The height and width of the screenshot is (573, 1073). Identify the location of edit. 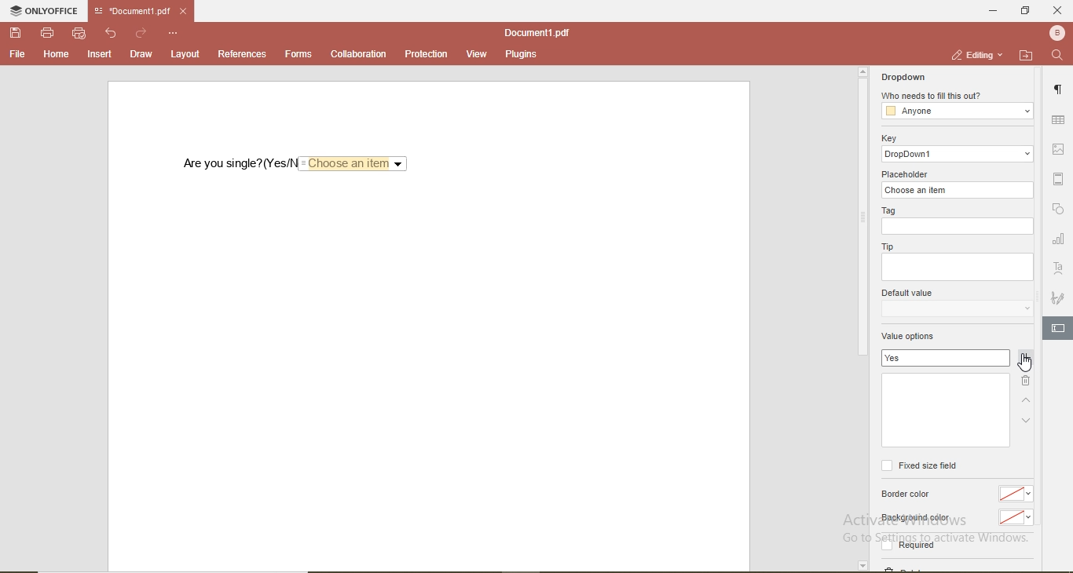
(1057, 327).